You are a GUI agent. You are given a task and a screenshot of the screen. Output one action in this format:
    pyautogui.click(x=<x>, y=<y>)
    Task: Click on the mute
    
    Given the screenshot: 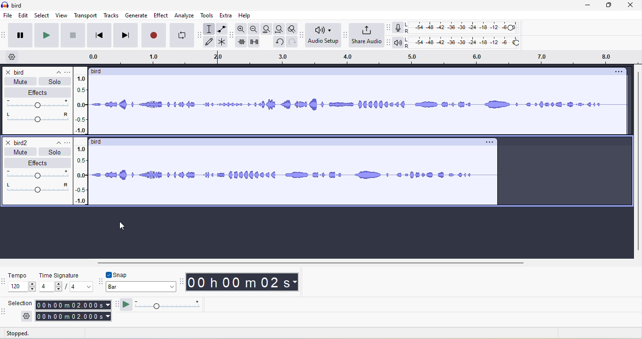 What is the action you would take?
    pyautogui.click(x=18, y=152)
    